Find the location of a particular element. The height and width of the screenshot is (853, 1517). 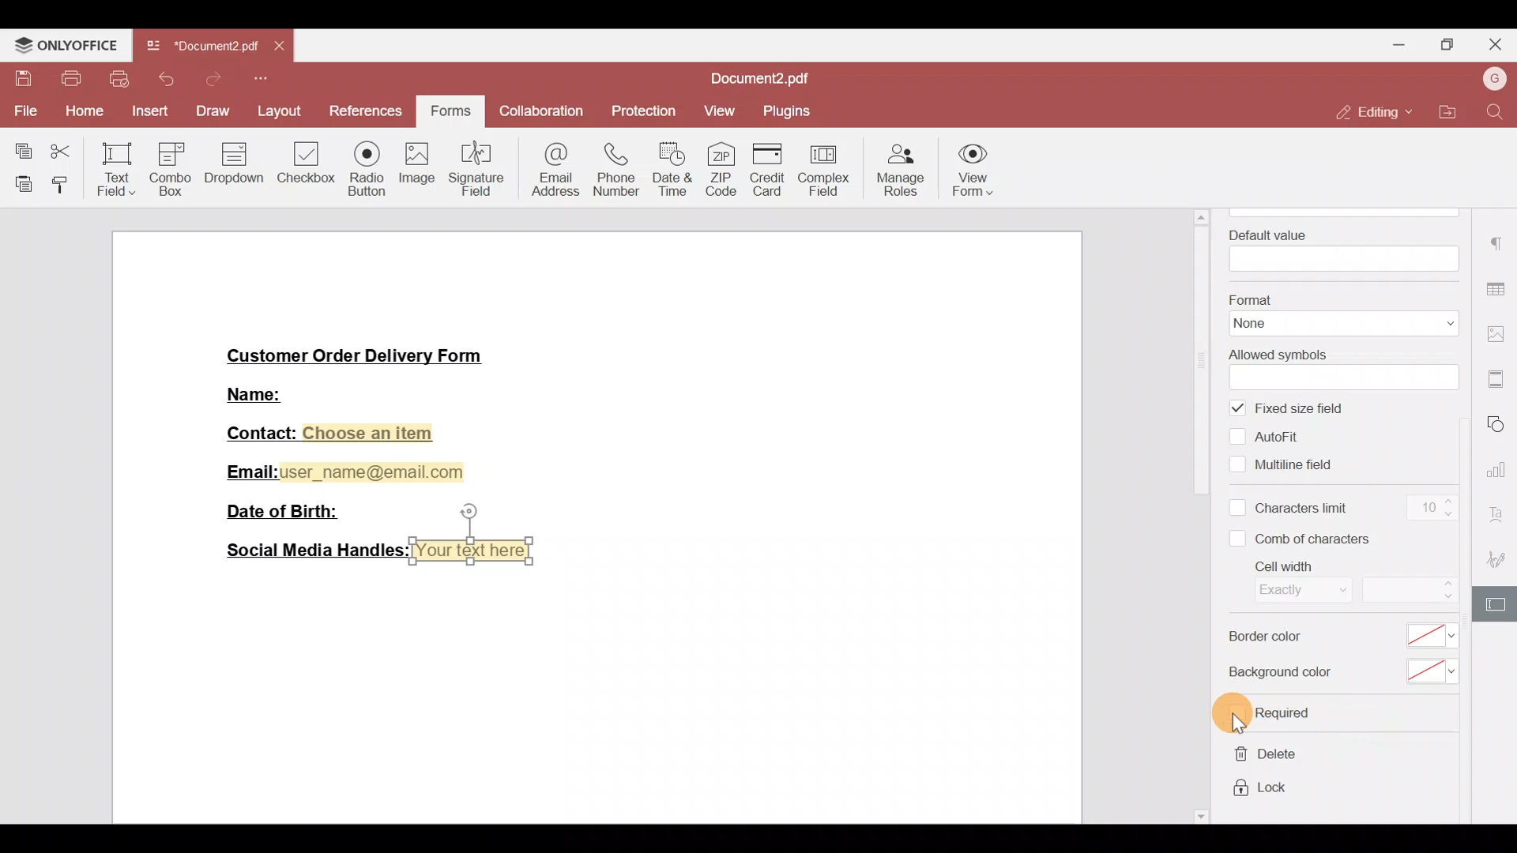

Delete is located at coordinates (1262, 757).